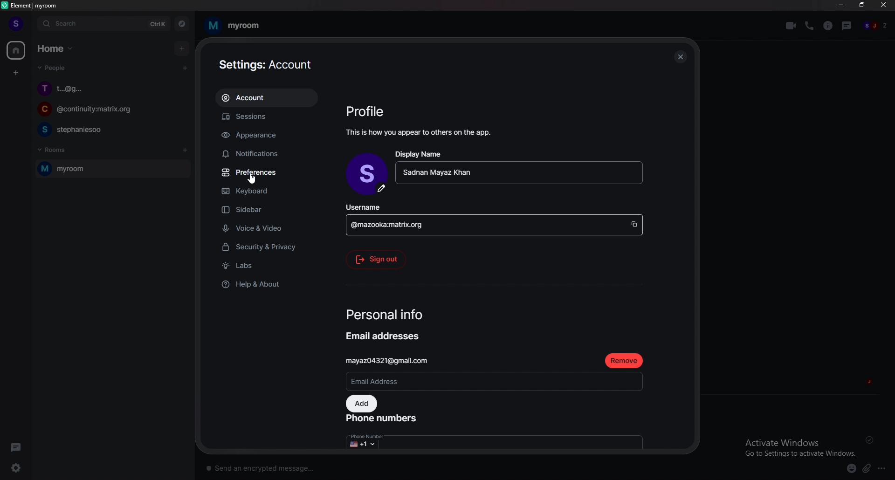 The height and width of the screenshot is (480, 895). I want to click on settings account, so click(270, 66).